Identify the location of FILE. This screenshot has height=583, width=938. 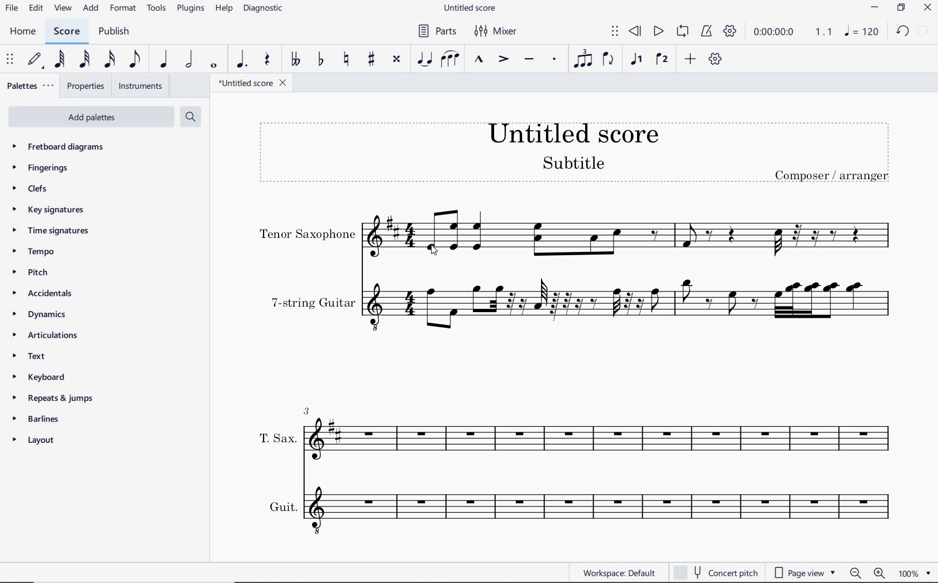
(12, 9).